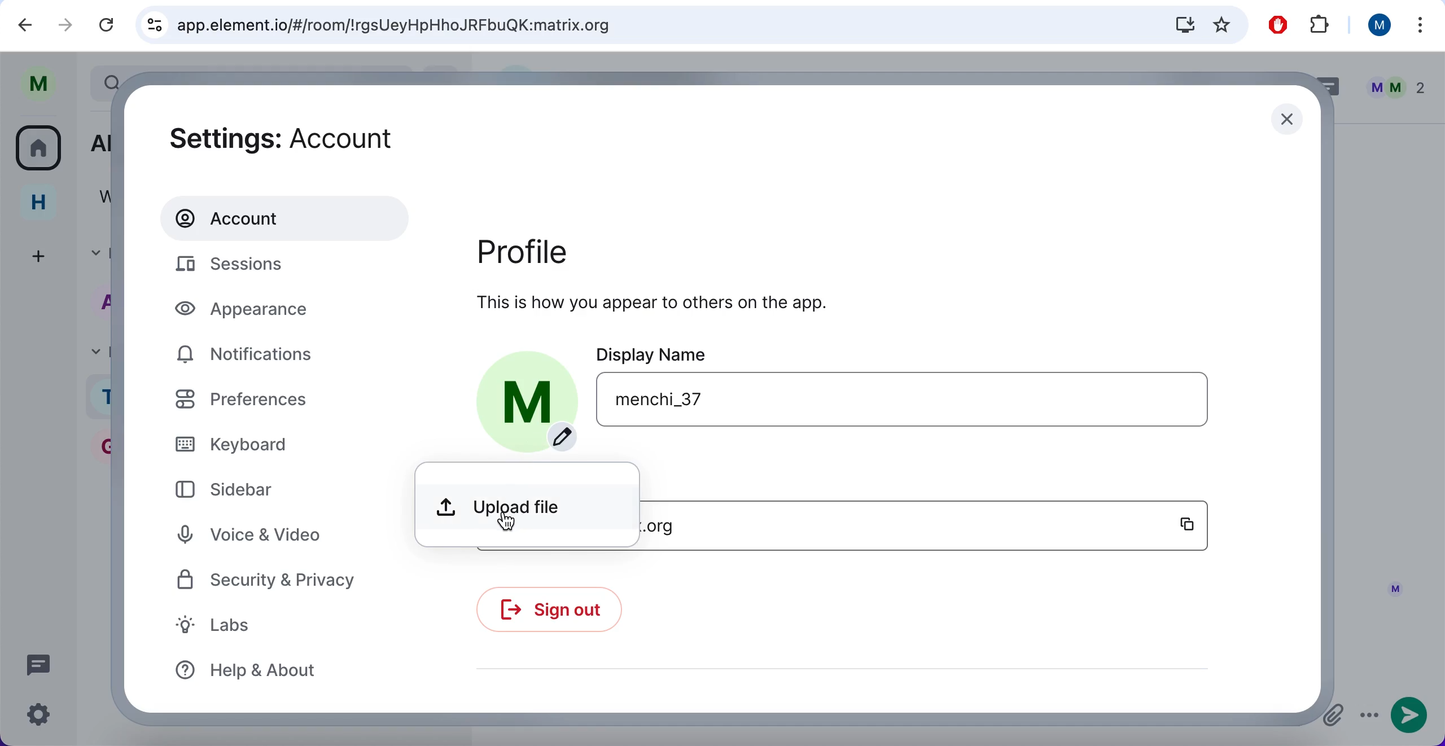  Describe the element at coordinates (267, 357) in the screenshot. I see `notifications` at that location.